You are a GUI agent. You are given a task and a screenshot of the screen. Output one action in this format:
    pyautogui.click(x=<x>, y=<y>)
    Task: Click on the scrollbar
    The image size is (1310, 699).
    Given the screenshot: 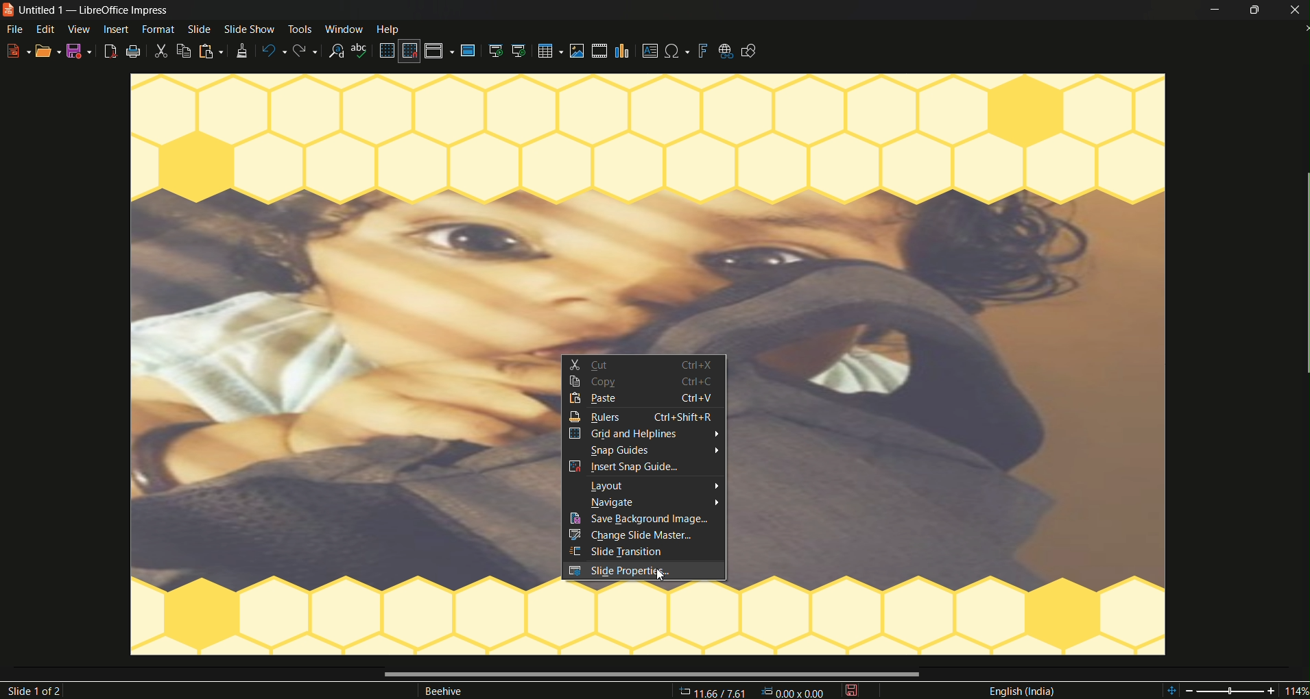 What is the action you would take?
    pyautogui.click(x=649, y=674)
    